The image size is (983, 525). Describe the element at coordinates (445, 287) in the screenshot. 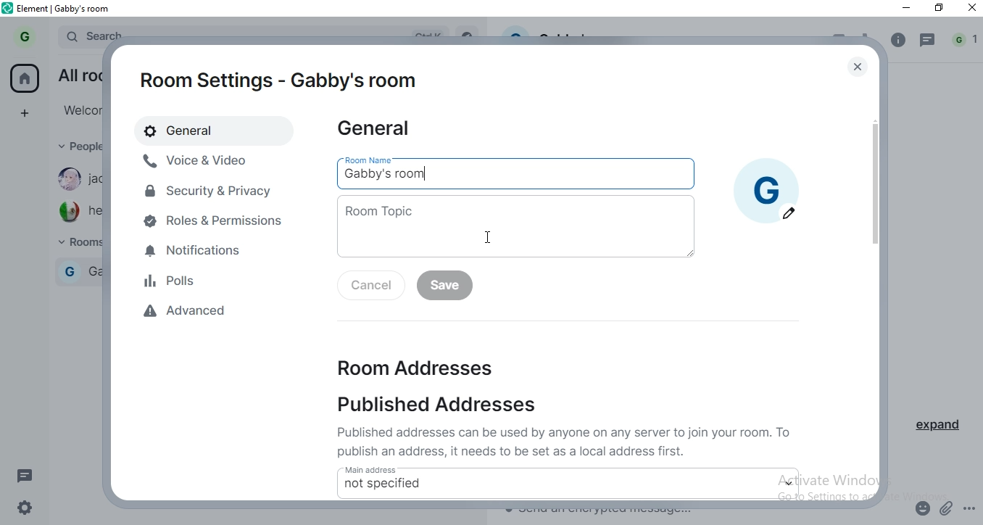

I see `save` at that location.